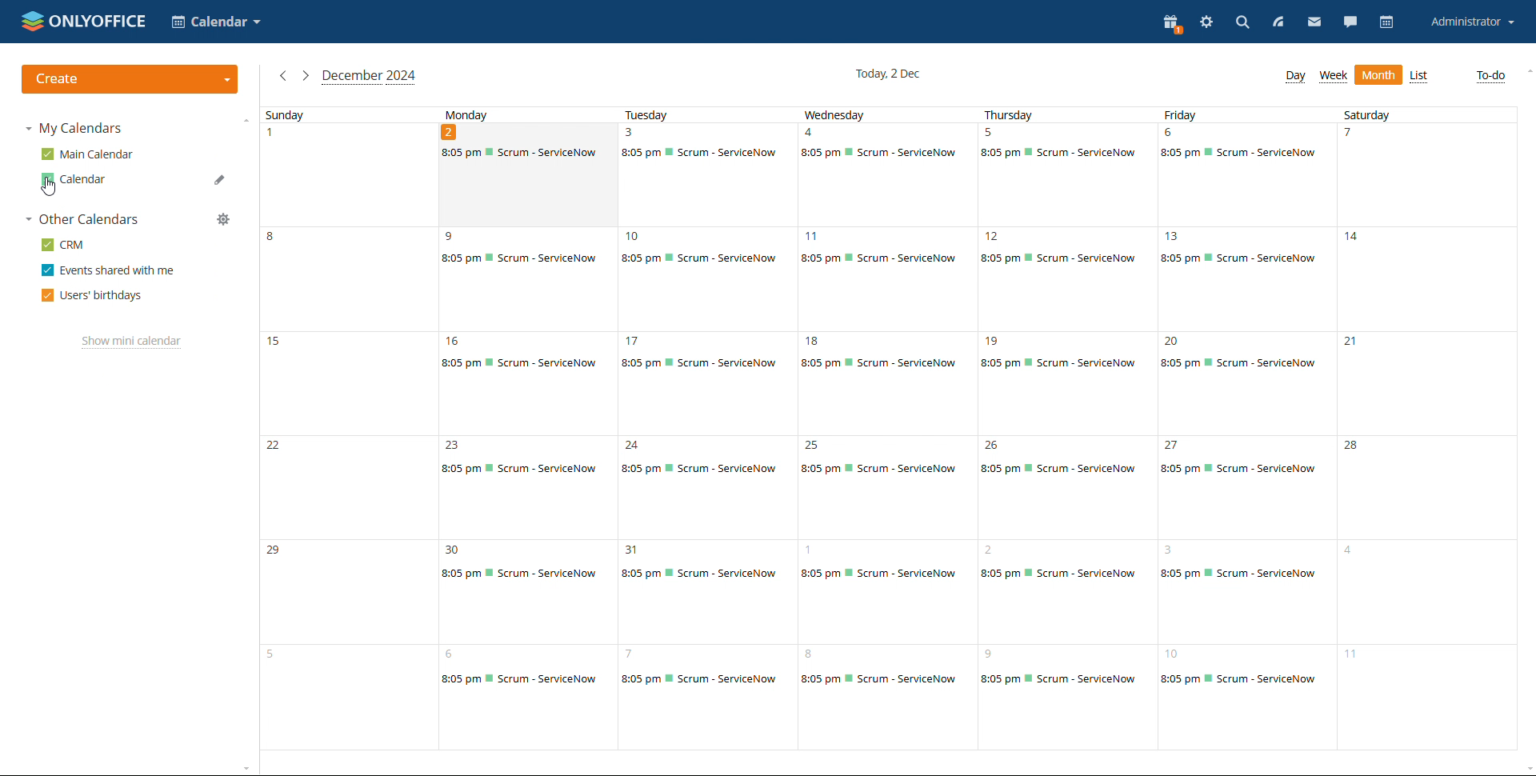 The image size is (1536, 776). What do you see at coordinates (1386, 22) in the screenshot?
I see `calendar` at bounding box center [1386, 22].